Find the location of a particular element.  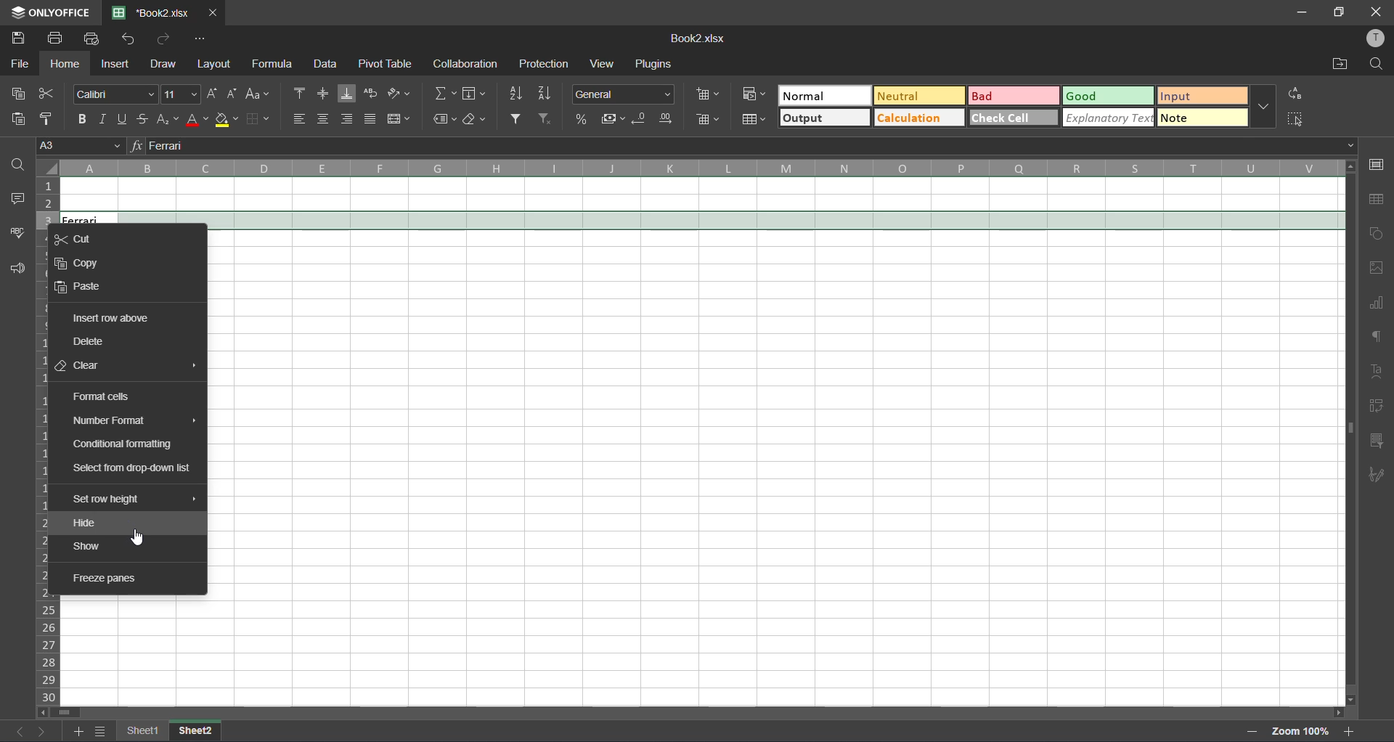

row numbers is located at coordinates (49, 440).